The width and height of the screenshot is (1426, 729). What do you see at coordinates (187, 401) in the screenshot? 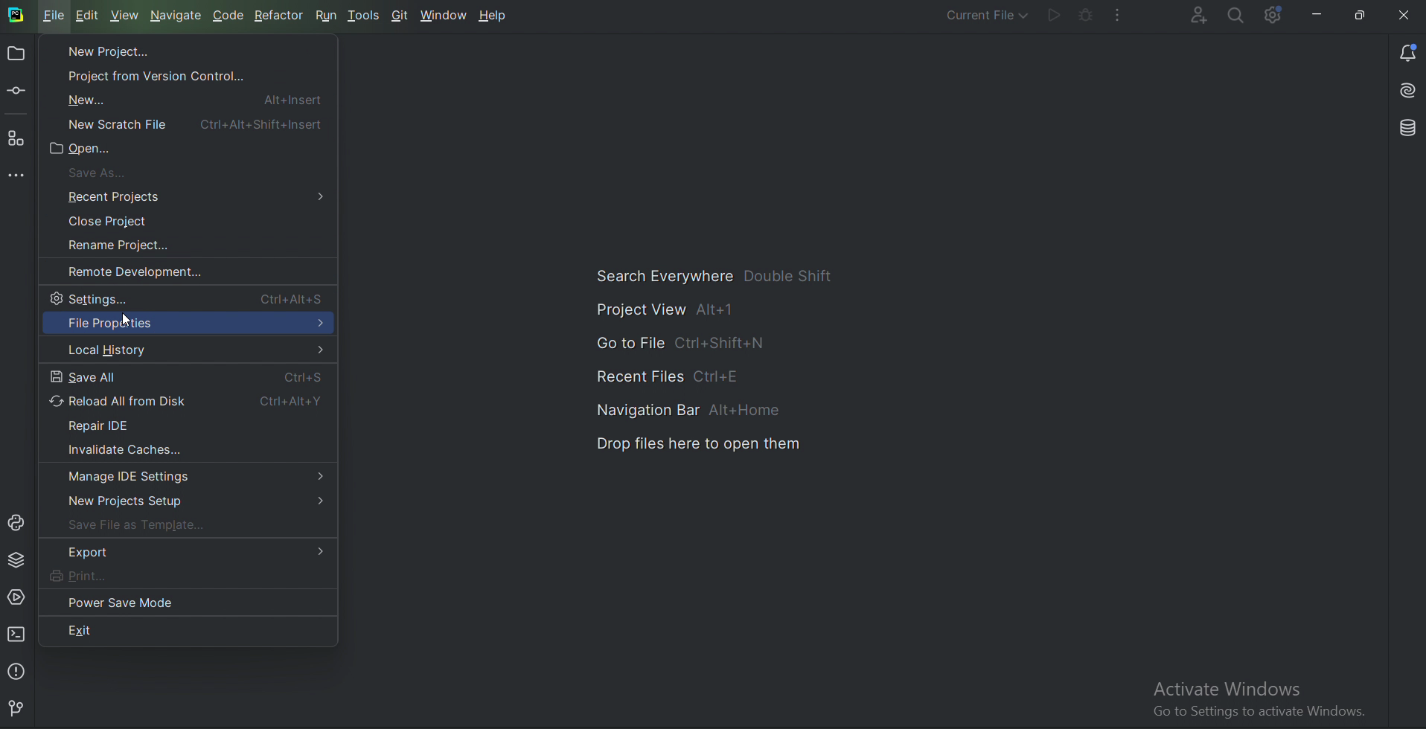
I see `Reload all from Disk` at bounding box center [187, 401].